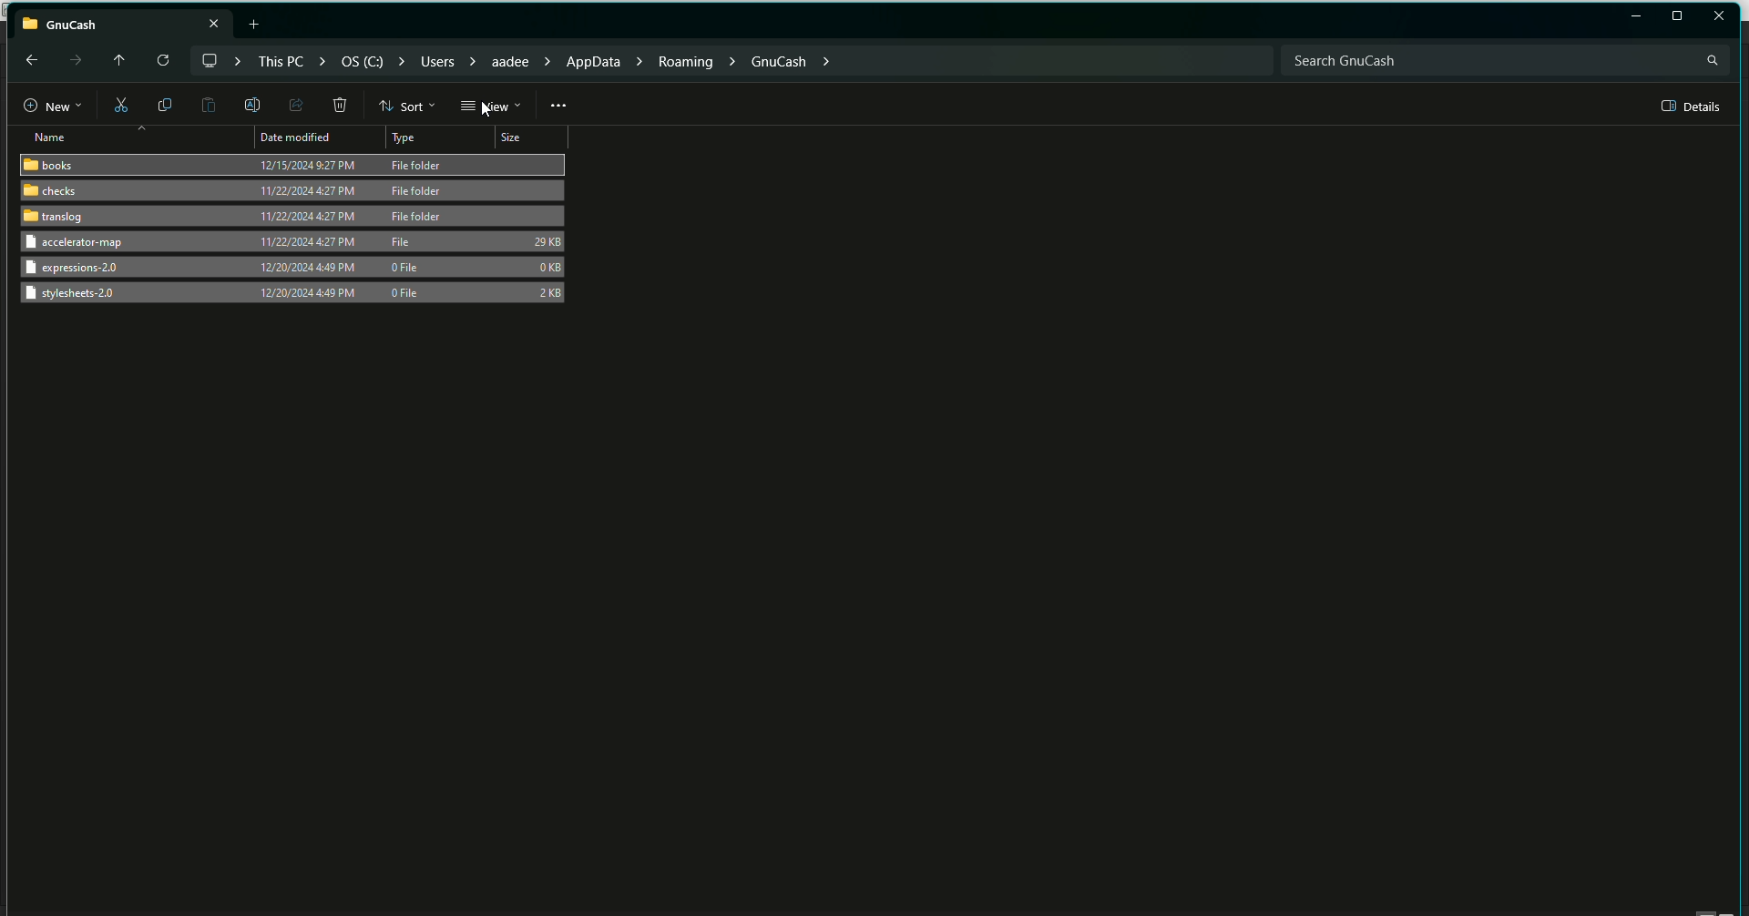 The image size is (1749, 916). What do you see at coordinates (490, 109) in the screenshot?
I see `Cursor` at bounding box center [490, 109].